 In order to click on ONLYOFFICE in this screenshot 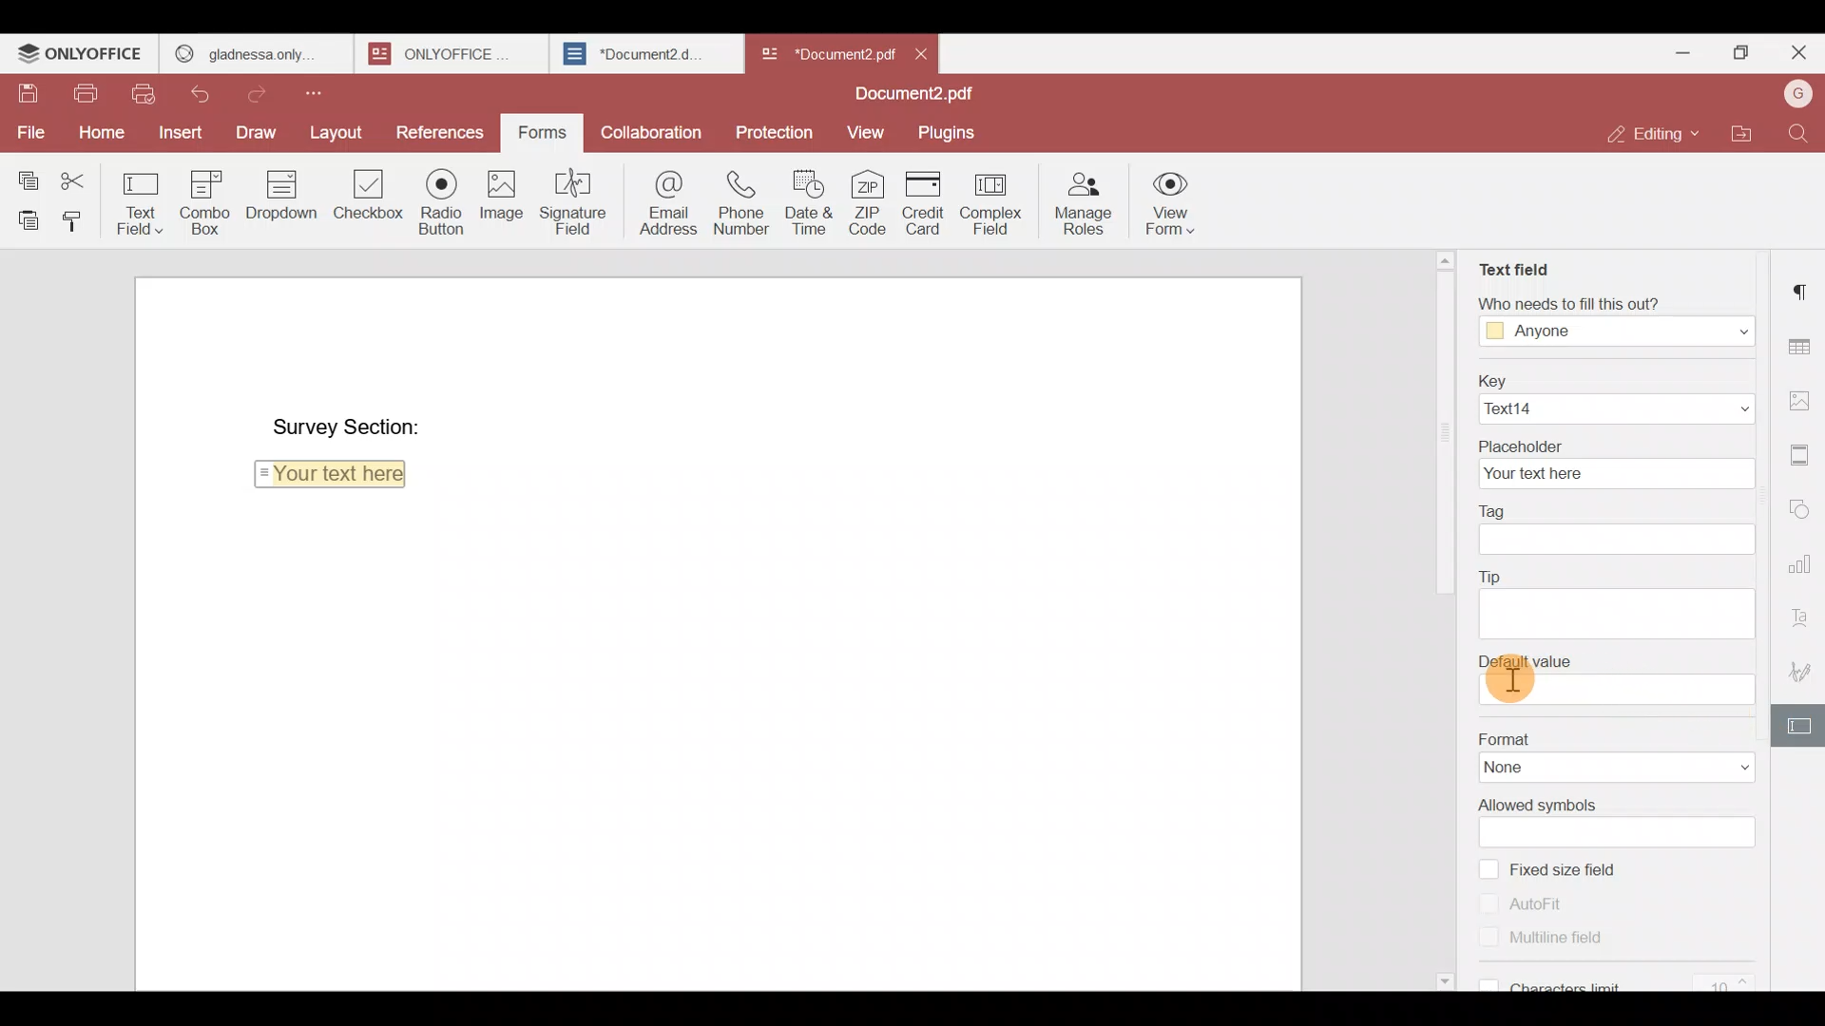, I will do `click(81, 53)`.